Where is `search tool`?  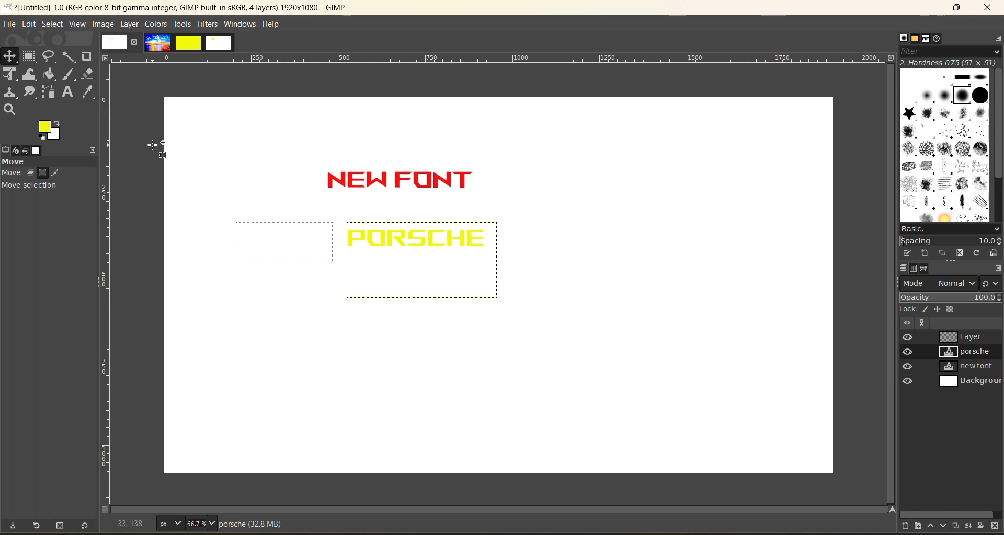
search tool is located at coordinates (12, 110).